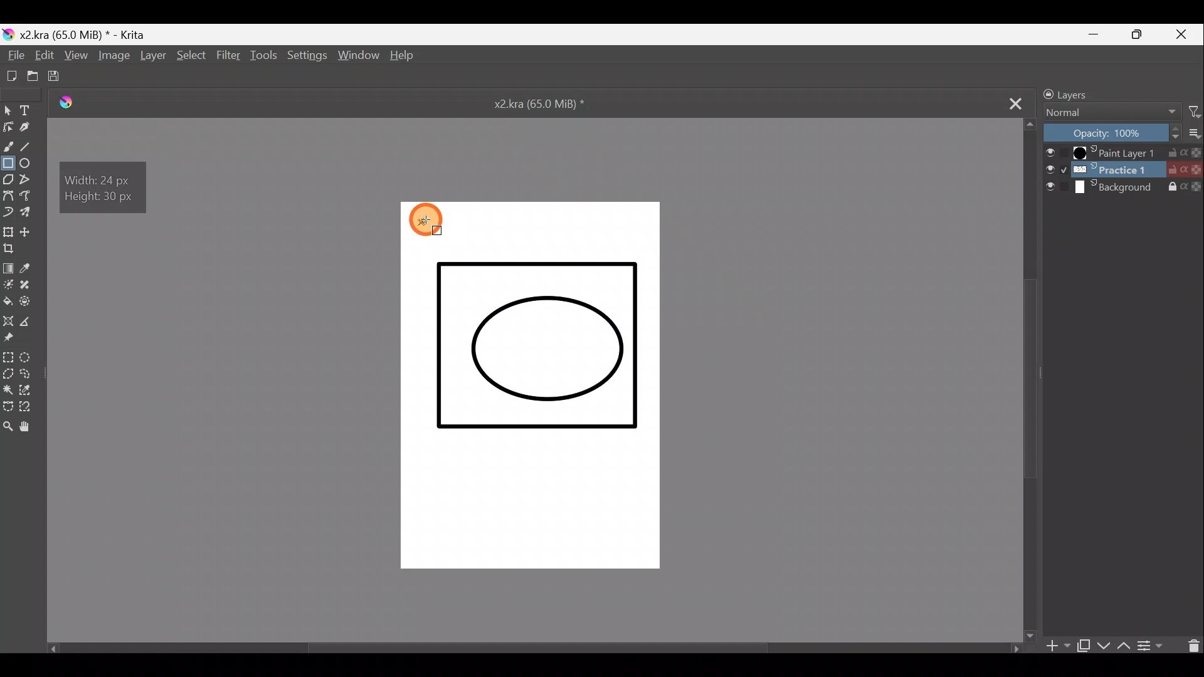 The height and width of the screenshot is (677, 1204). Describe the element at coordinates (76, 56) in the screenshot. I see `View` at that location.